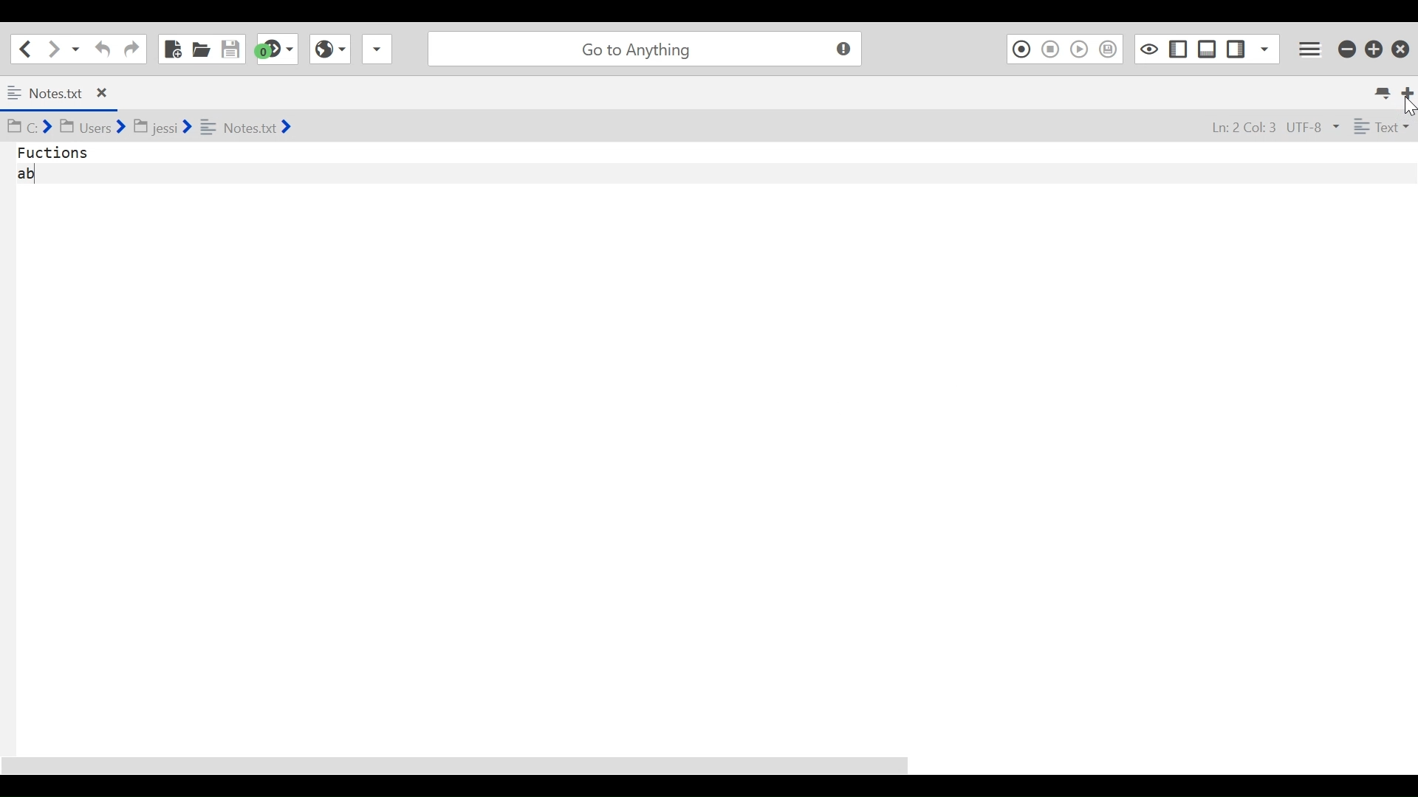 The image size is (1418, 797). Describe the element at coordinates (171, 46) in the screenshot. I see `New File` at that location.